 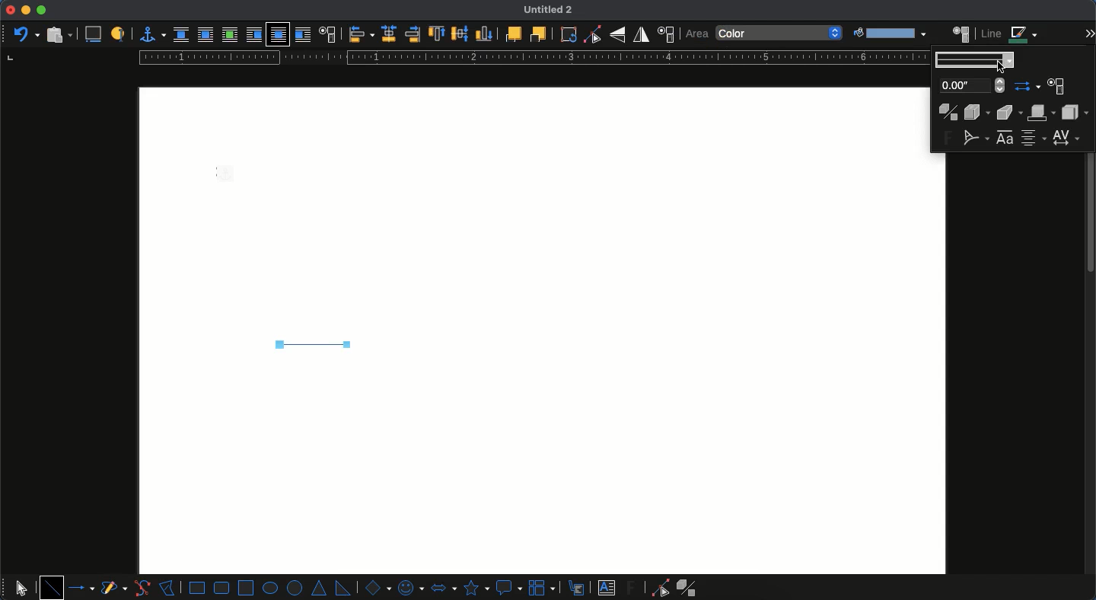 I want to click on symbol shapes, so click(x=409, y=587).